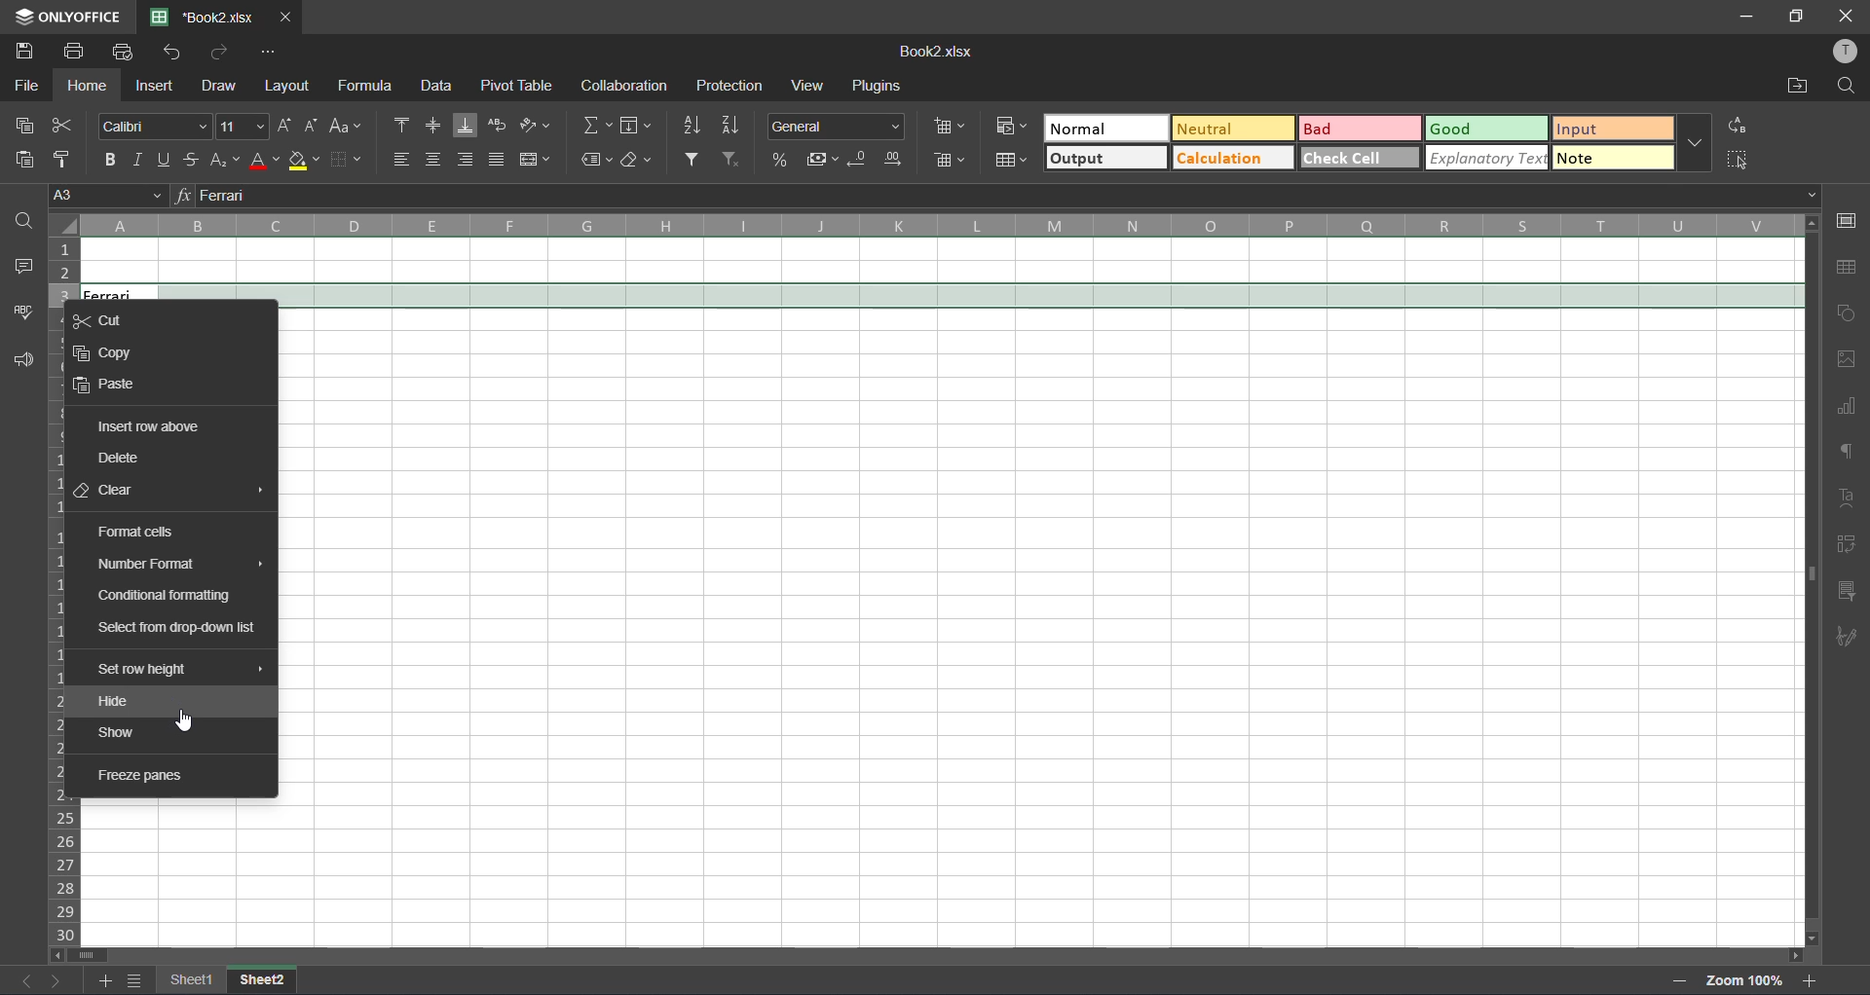  What do you see at coordinates (1358, 128) in the screenshot?
I see `bad` at bounding box center [1358, 128].